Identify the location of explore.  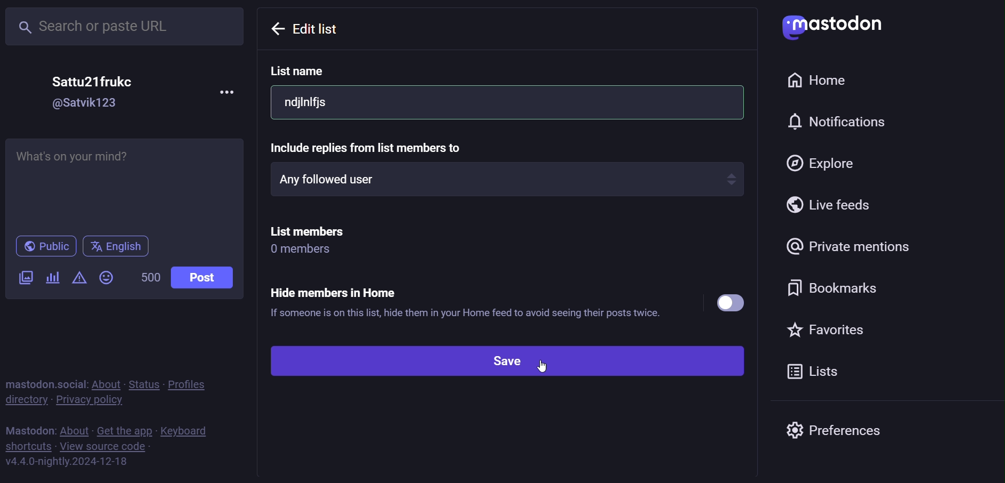
(819, 163).